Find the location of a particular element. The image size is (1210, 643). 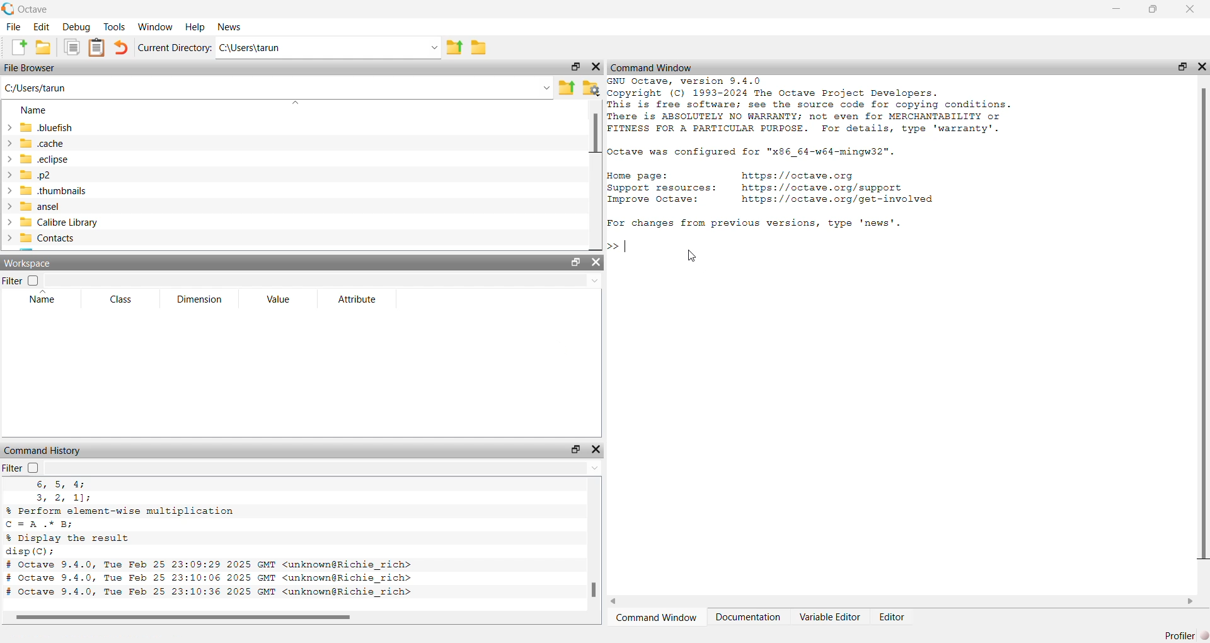

Restore Down is located at coordinates (577, 262).